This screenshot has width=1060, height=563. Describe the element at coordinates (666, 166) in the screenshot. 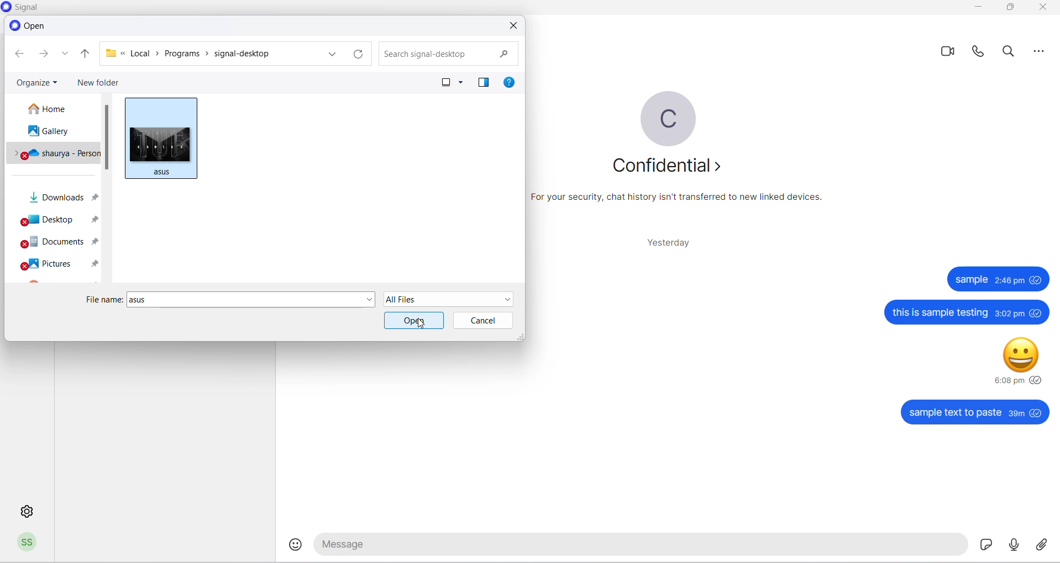

I see `about contact` at that location.